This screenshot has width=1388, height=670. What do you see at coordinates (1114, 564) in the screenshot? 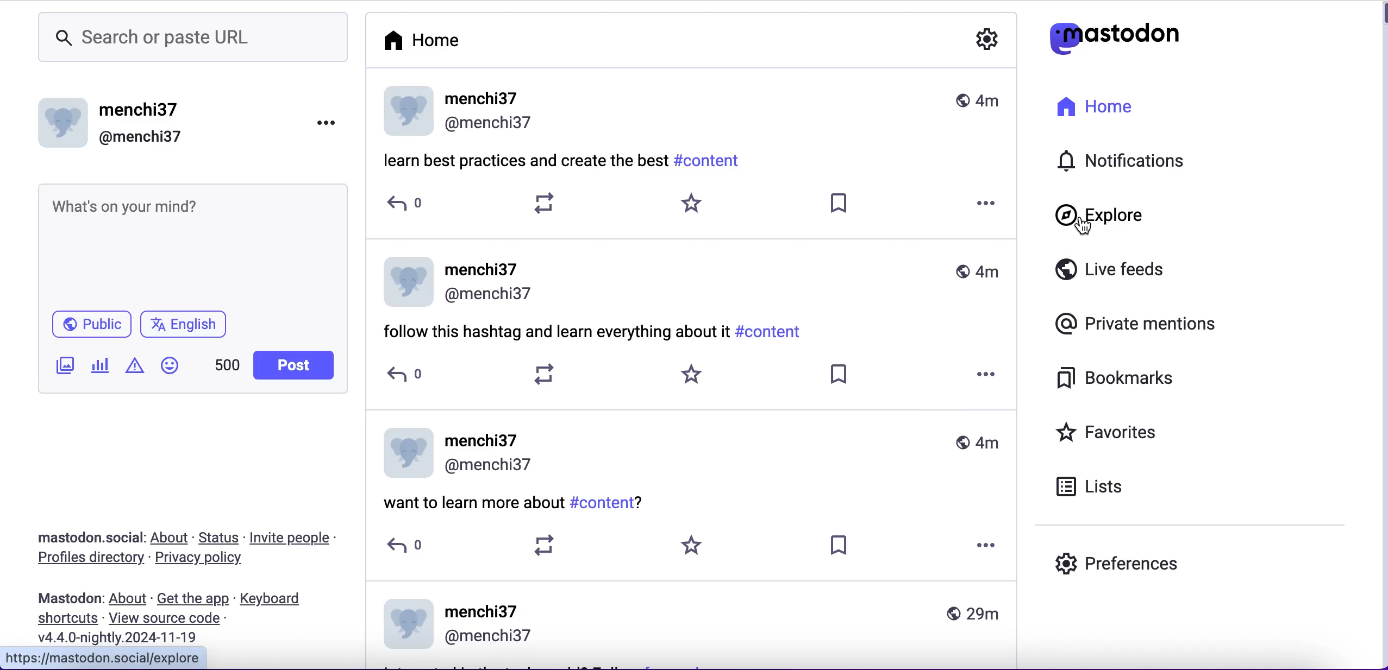
I see `preferences` at bounding box center [1114, 564].